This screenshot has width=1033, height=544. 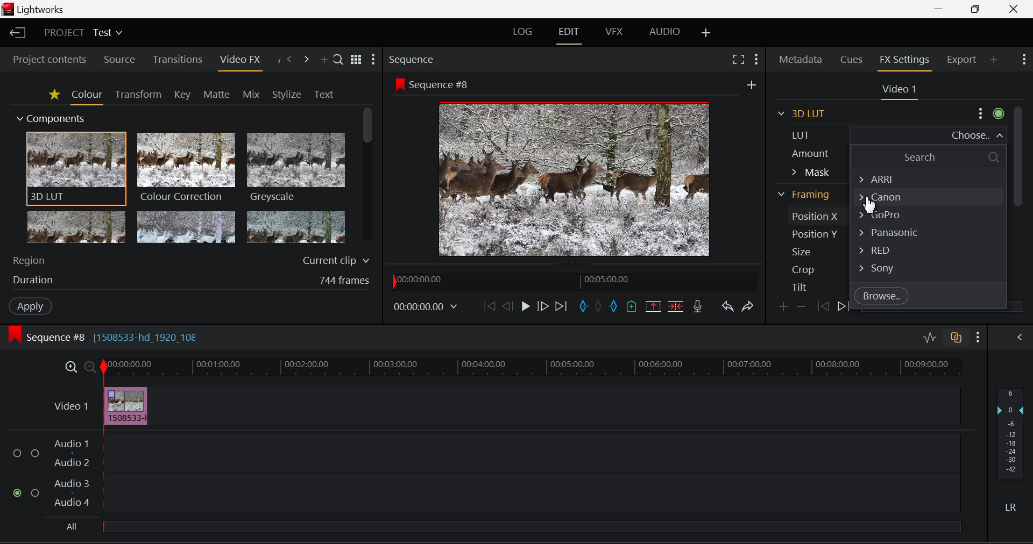 I want to click on Favorites, so click(x=54, y=96).